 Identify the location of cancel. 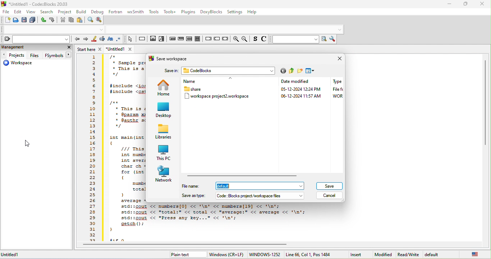
(330, 196).